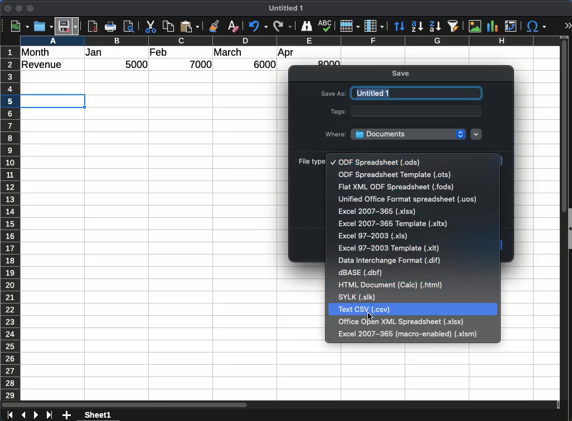 This screenshot has width=572, height=421. Describe the element at coordinates (362, 274) in the screenshot. I see `dBase` at that location.